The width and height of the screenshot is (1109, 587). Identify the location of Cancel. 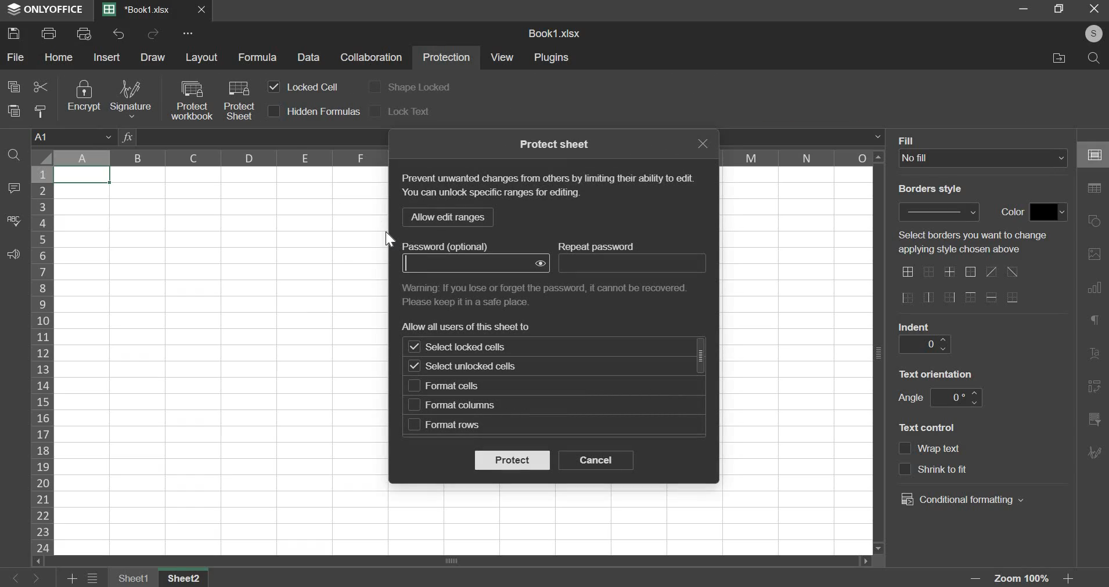
(1098, 10).